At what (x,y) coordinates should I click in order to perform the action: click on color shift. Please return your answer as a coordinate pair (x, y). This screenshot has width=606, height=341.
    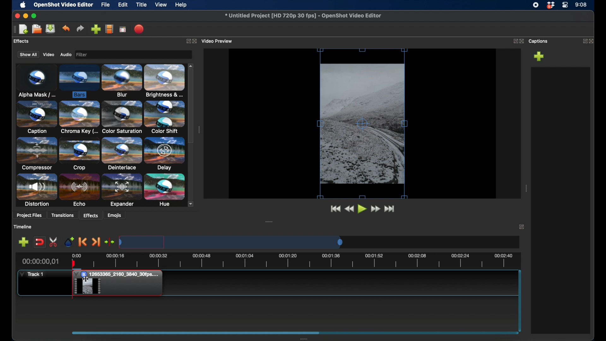
    Looking at the image, I should click on (165, 117).